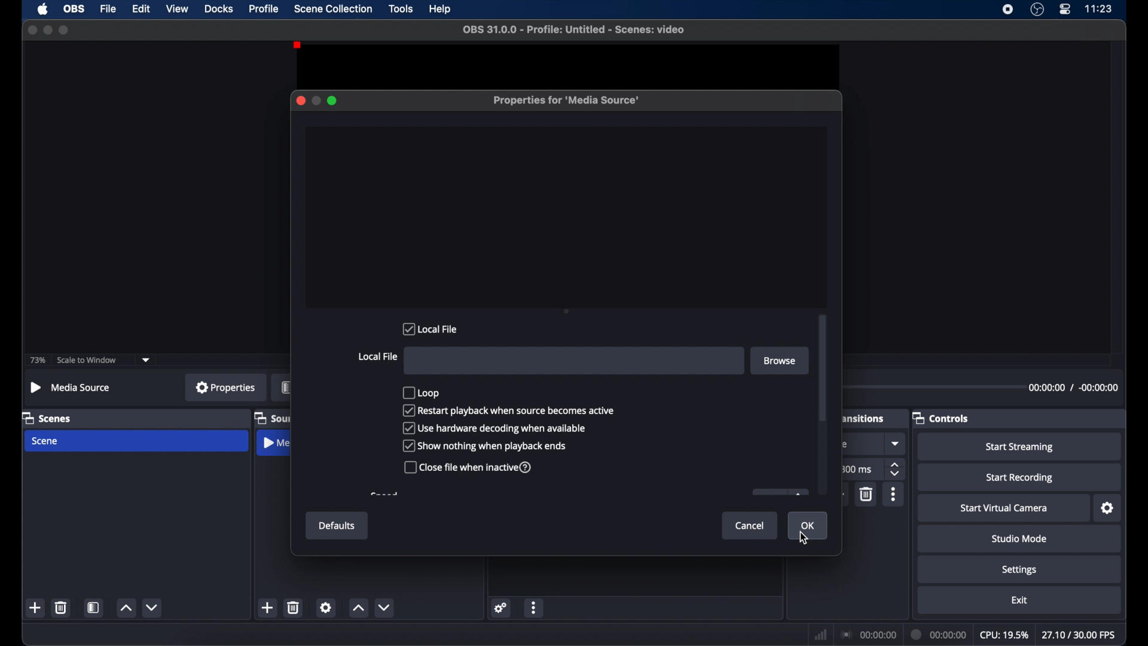  What do you see at coordinates (1007, 10) in the screenshot?
I see `screen recorder icon` at bounding box center [1007, 10].